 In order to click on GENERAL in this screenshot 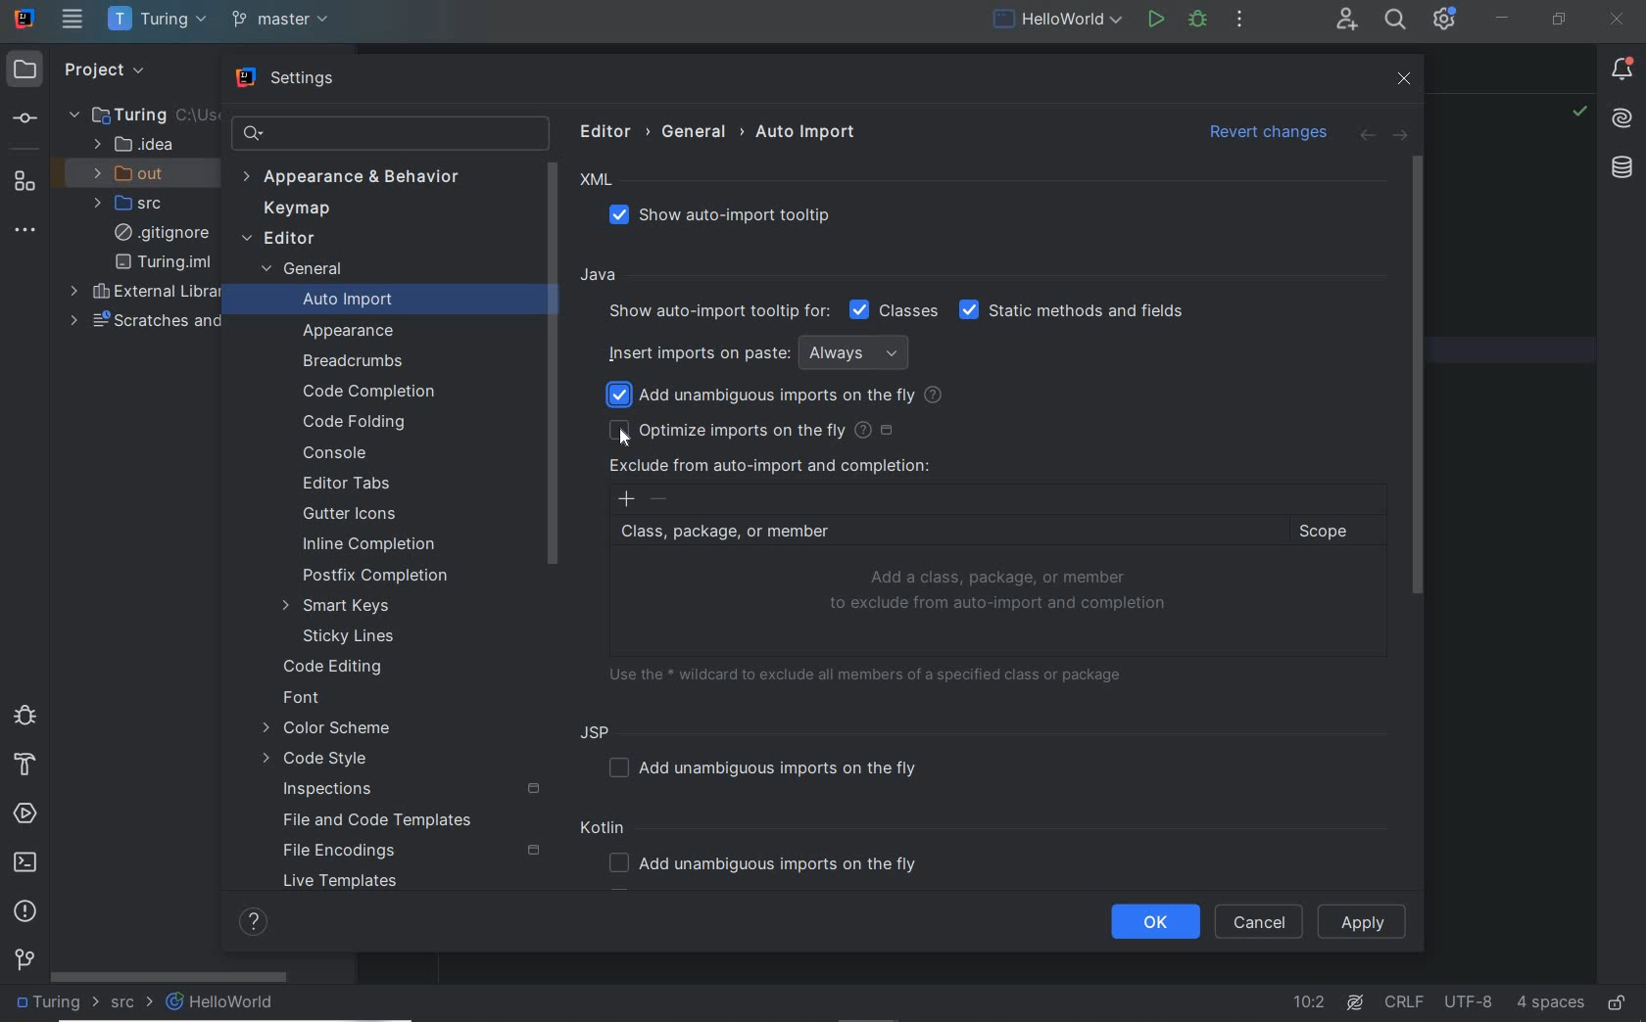, I will do `click(300, 271)`.